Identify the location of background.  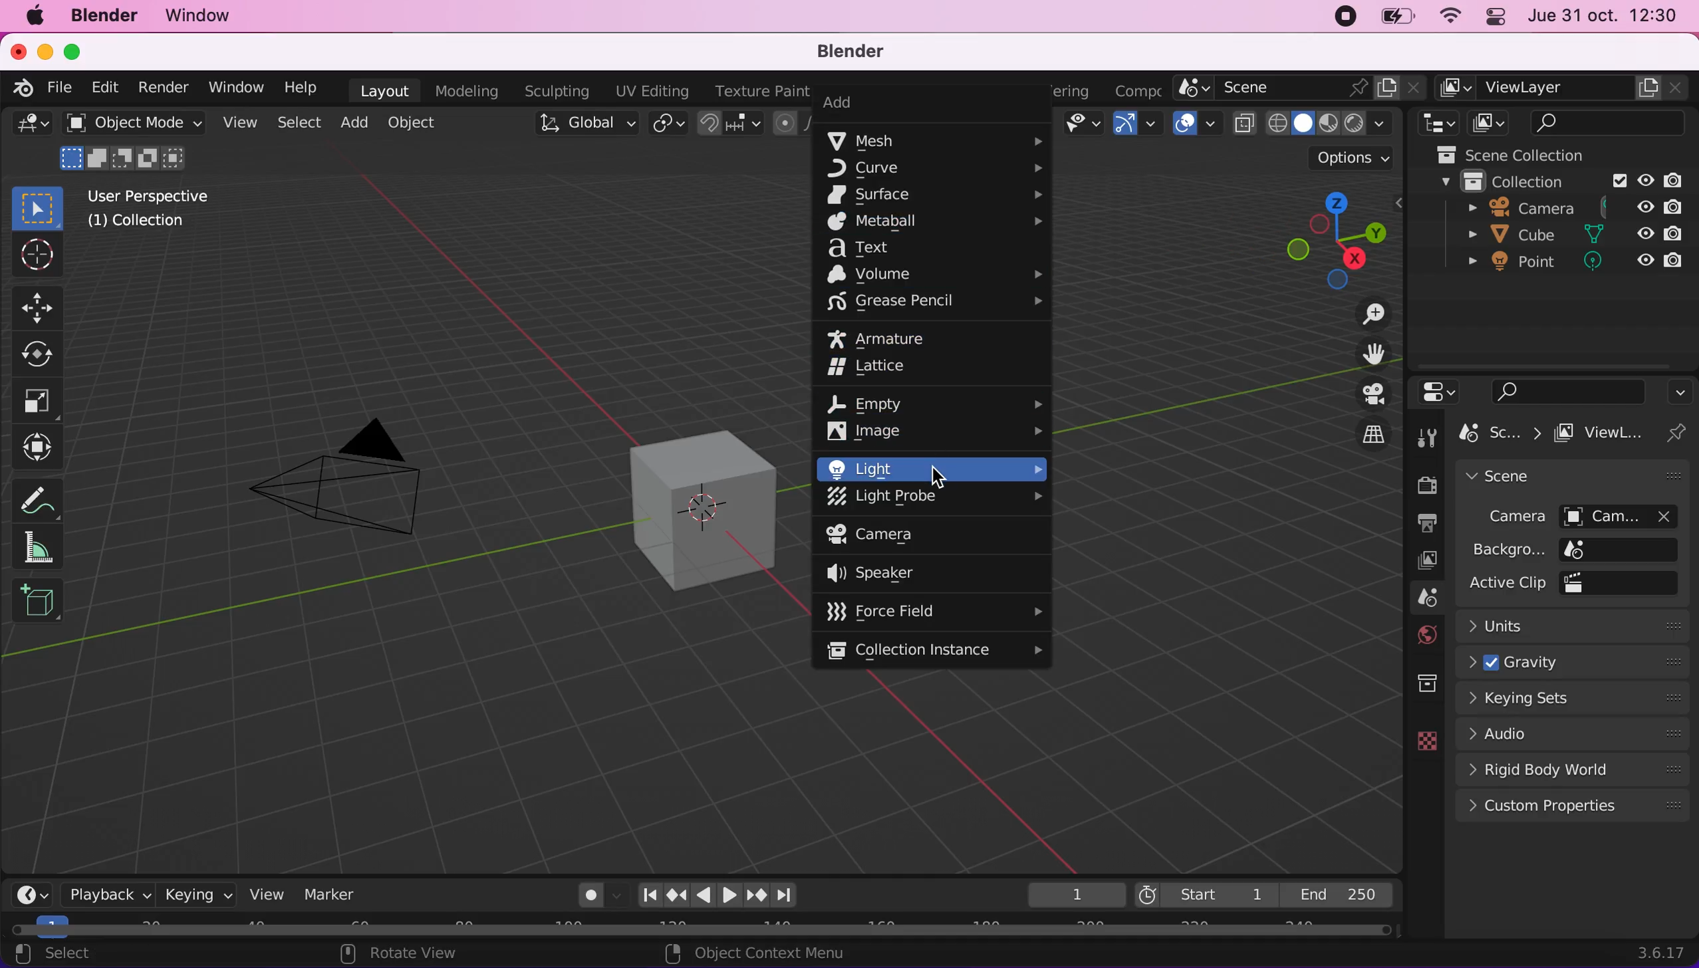
(1508, 550).